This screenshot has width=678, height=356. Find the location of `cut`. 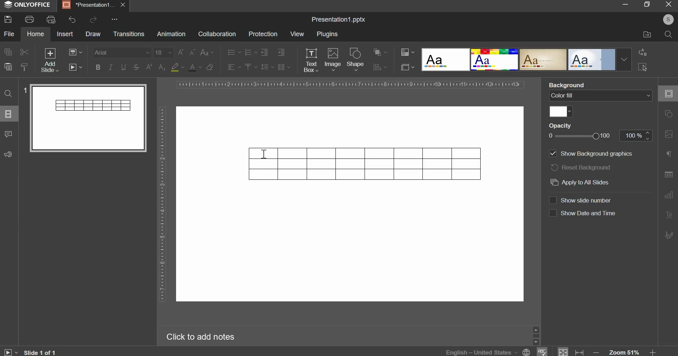

cut is located at coordinates (24, 52).